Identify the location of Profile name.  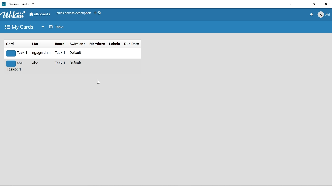
(324, 16).